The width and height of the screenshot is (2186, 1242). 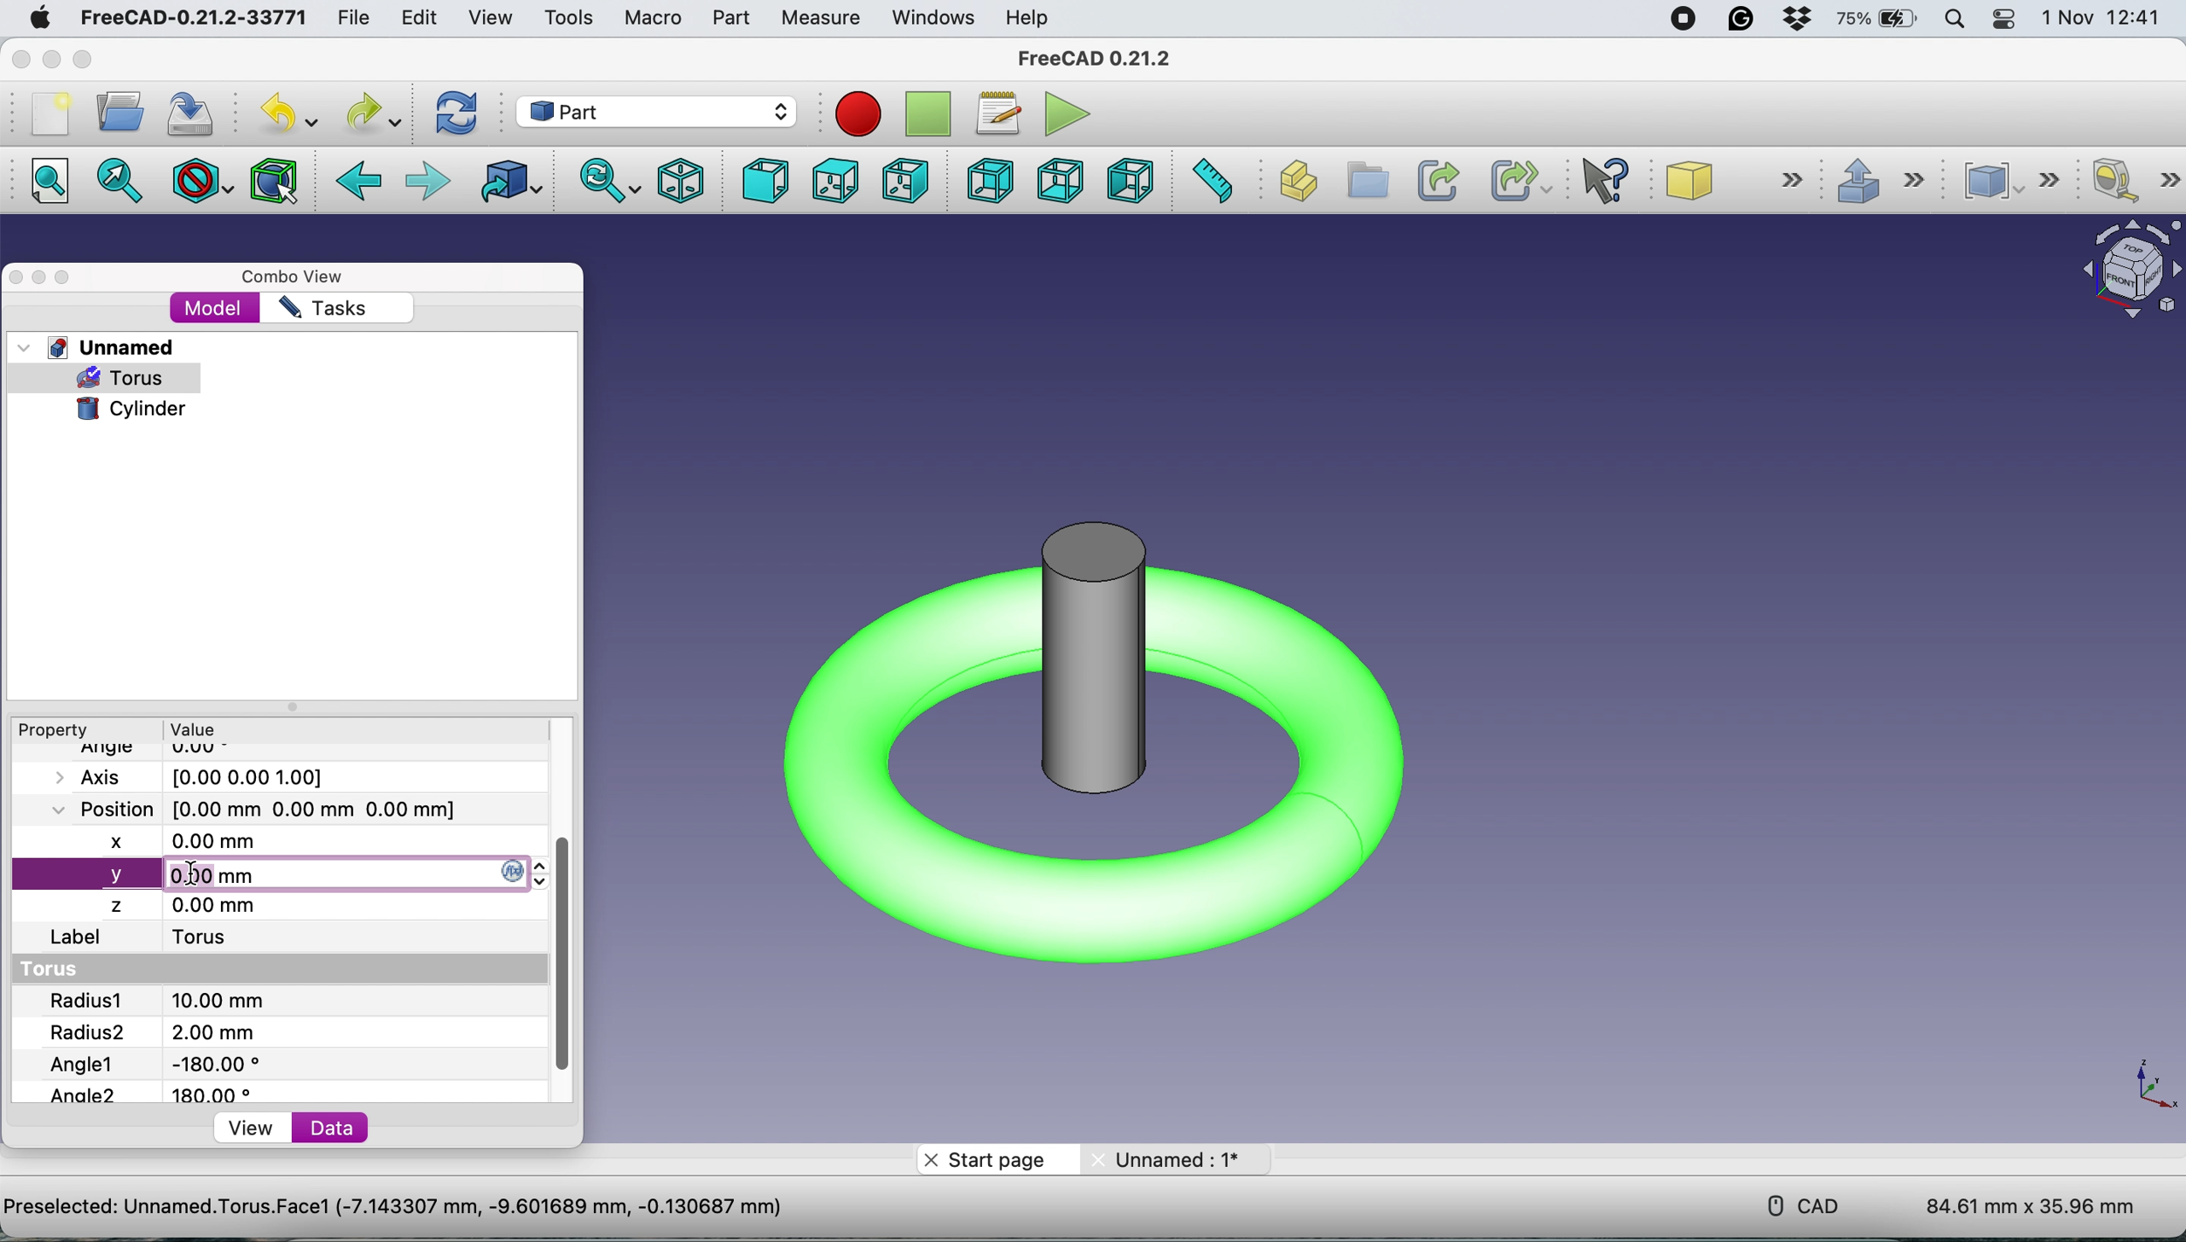 I want to click on freecad, so click(x=186, y=18).